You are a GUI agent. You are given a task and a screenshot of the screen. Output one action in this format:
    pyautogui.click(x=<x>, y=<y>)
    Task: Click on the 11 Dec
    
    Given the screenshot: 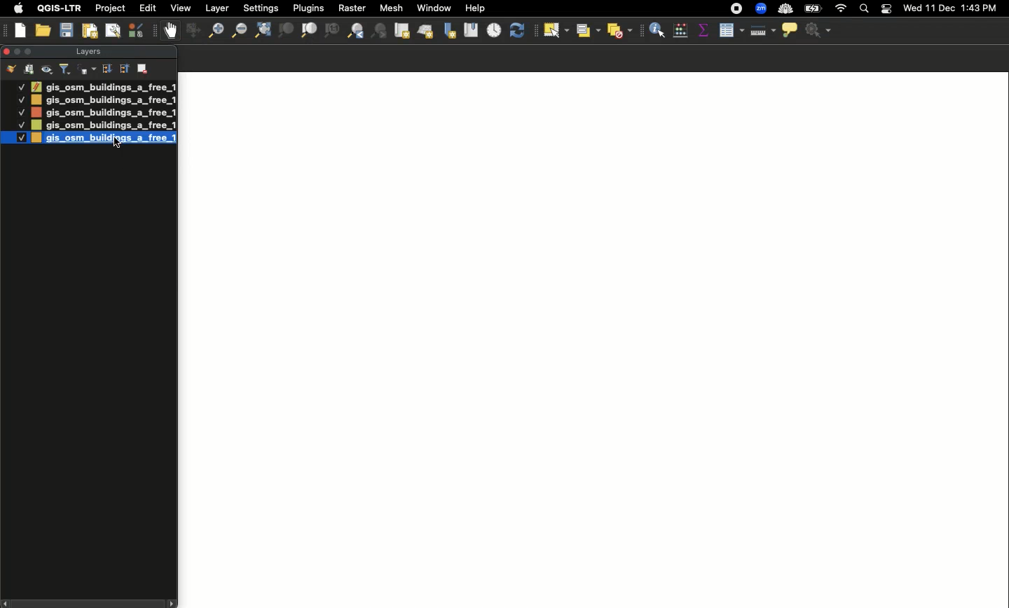 What is the action you would take?
    pyautogui.click(x=941, y=10)
    